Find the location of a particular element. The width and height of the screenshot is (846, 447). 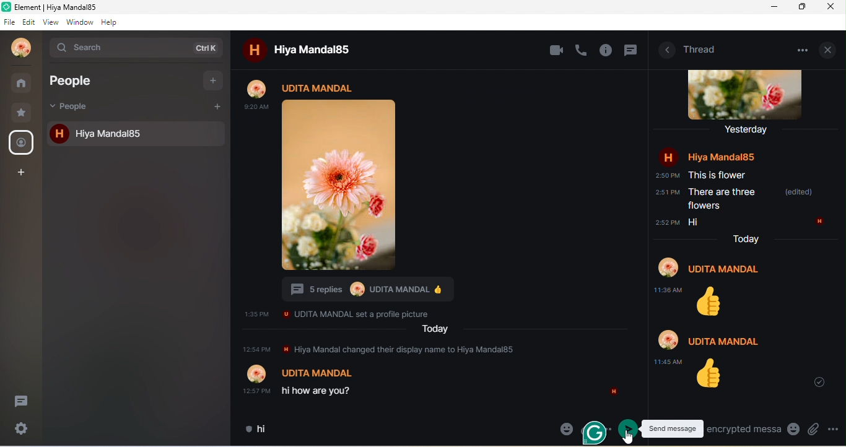

H is located at coordinates (669, 156).